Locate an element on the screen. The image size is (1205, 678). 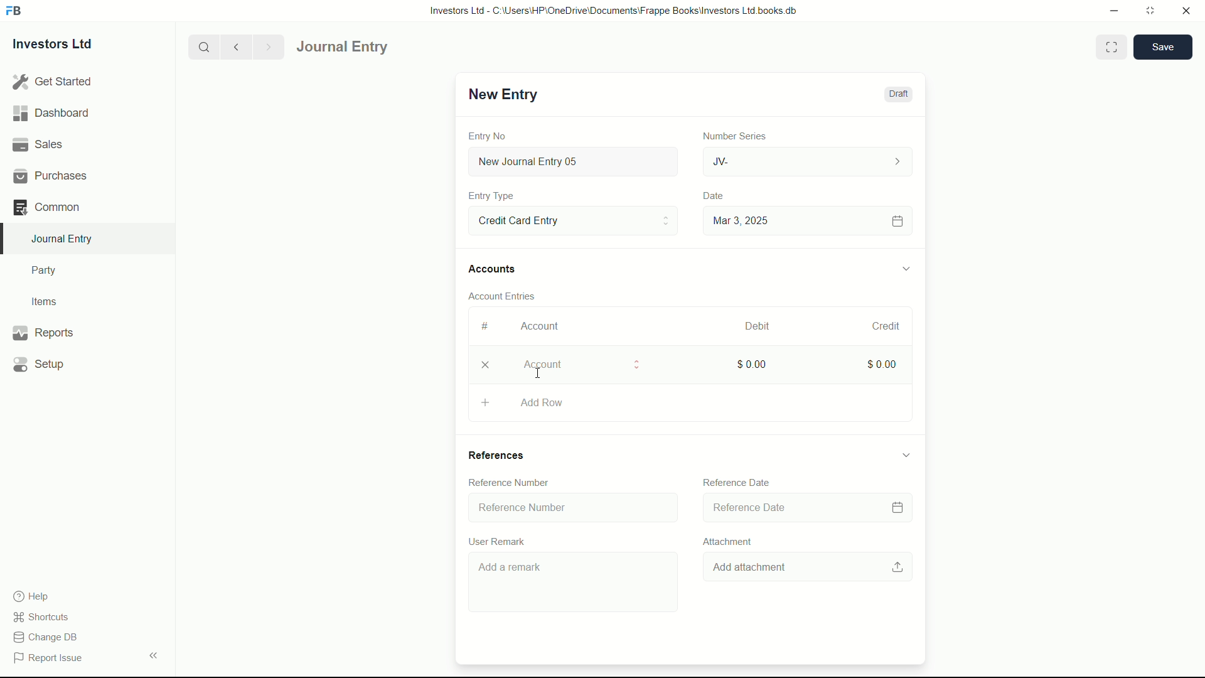
expand/collapse is located at coordinates (905, 267).